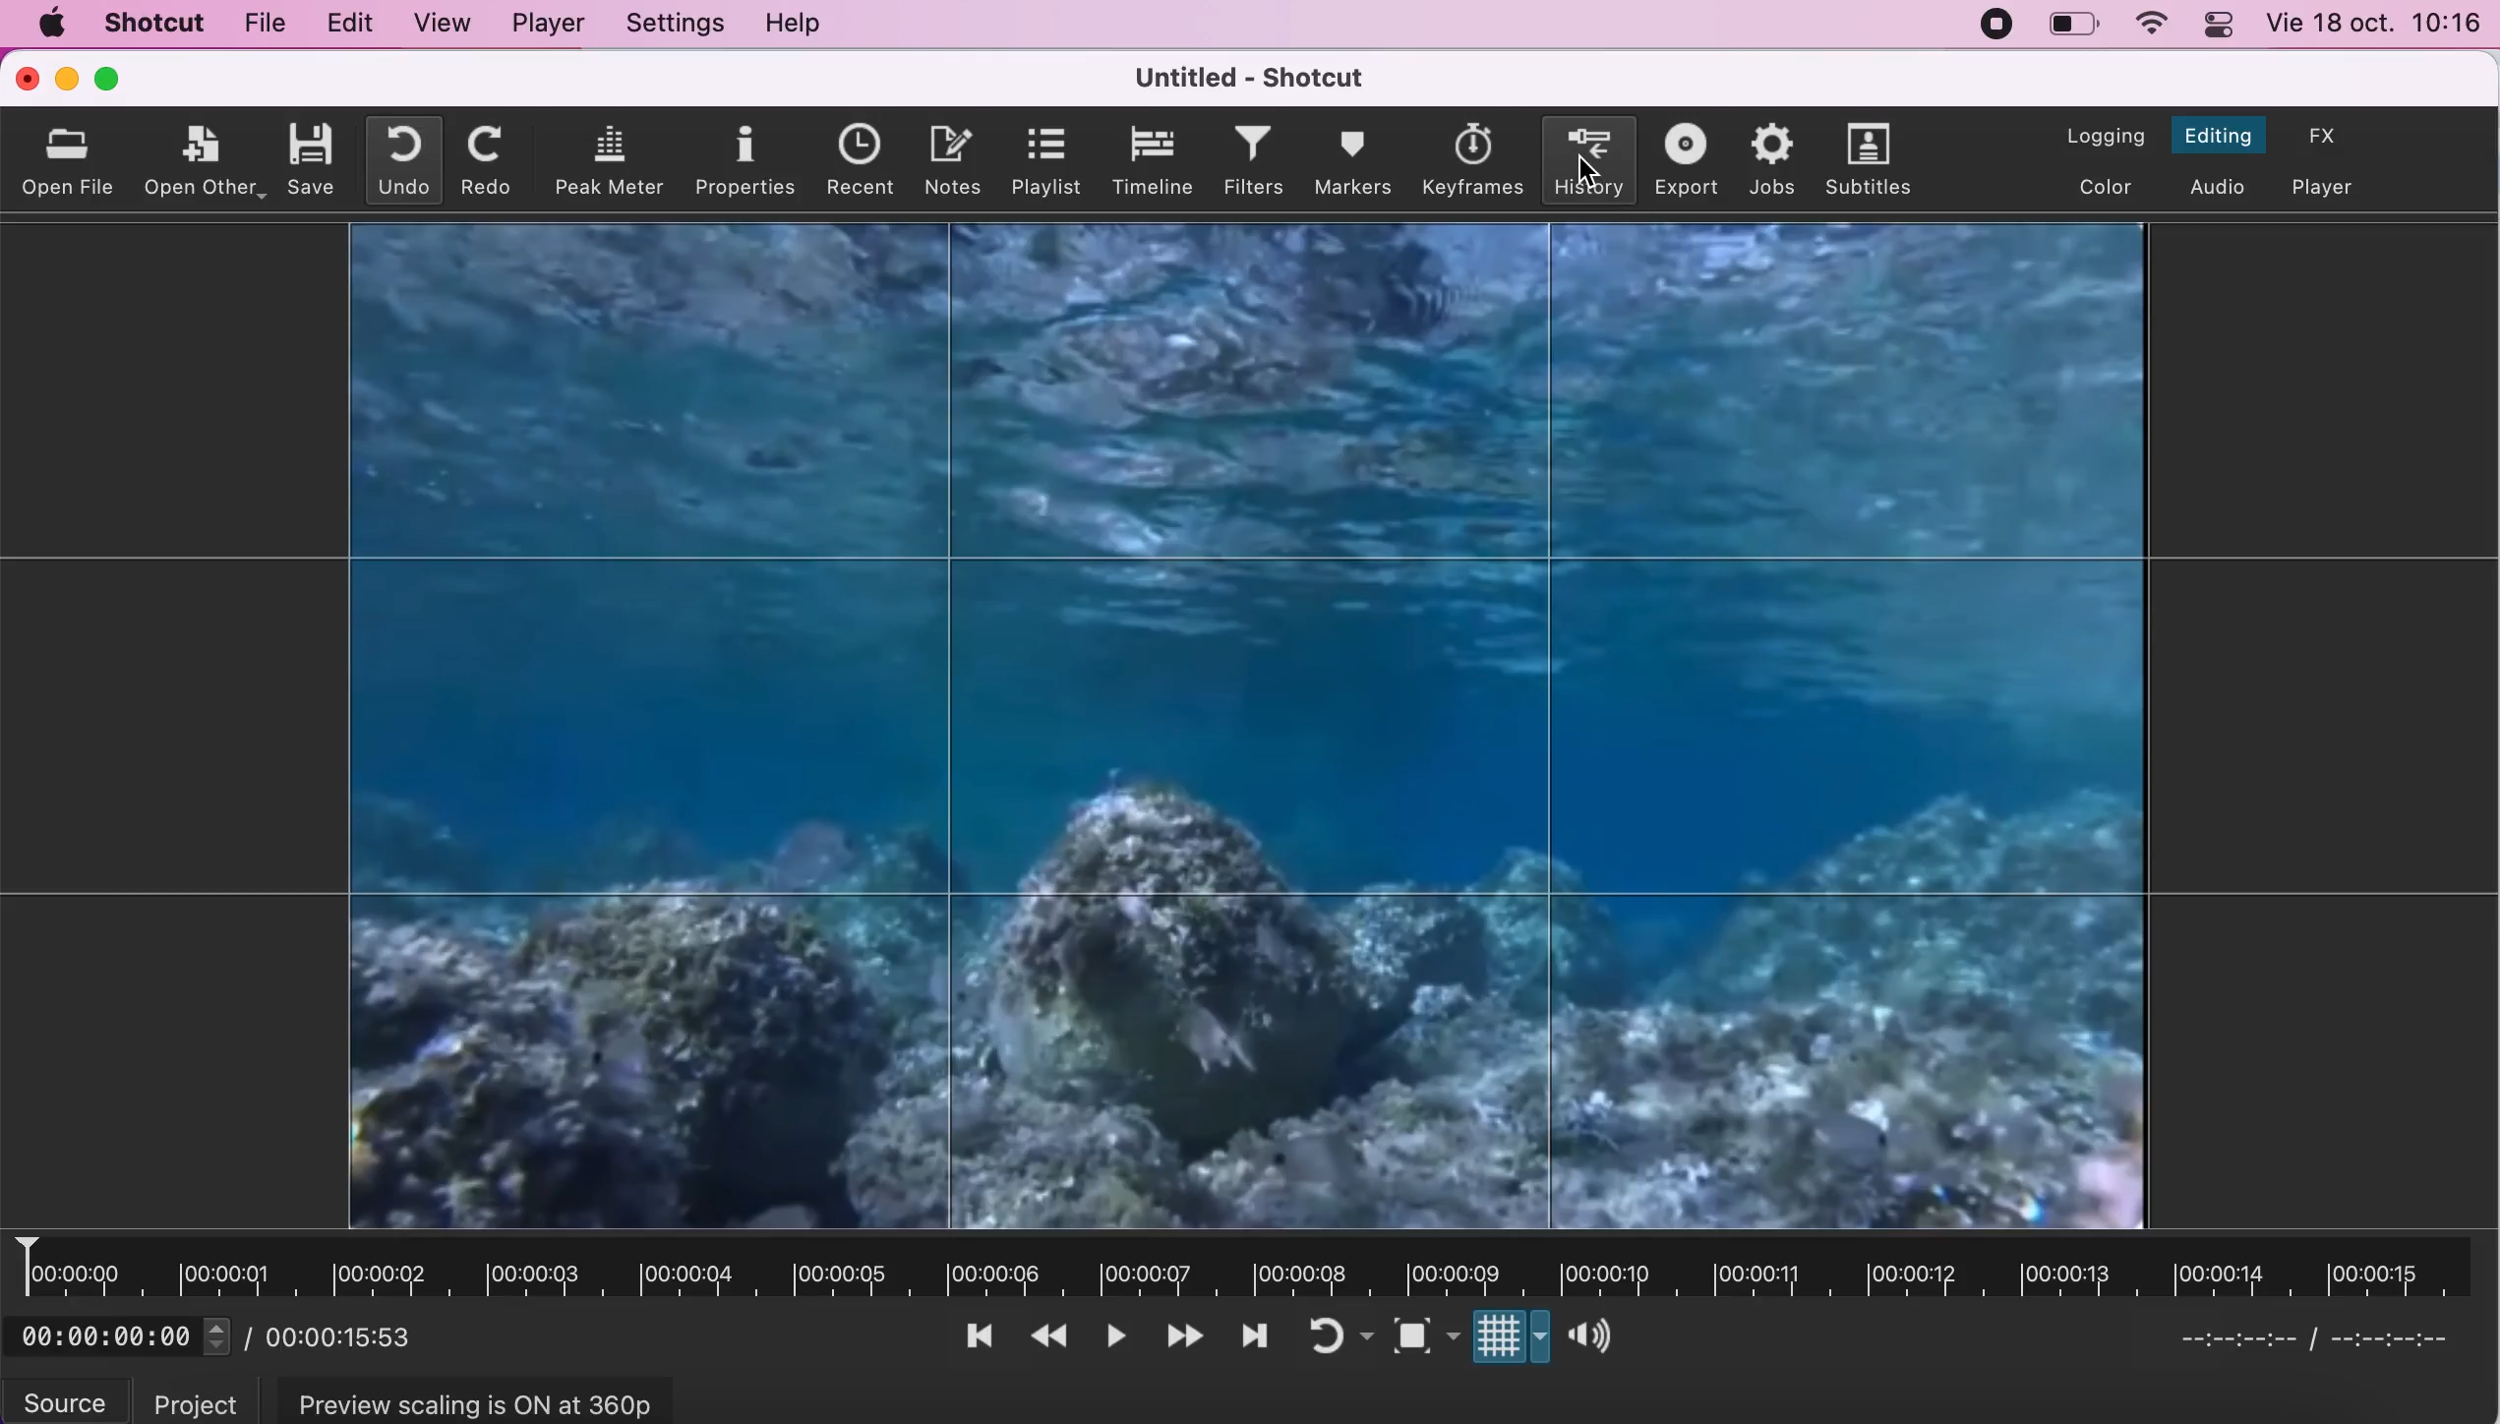 This screenshot has width=2500, height=1424. I want to click on filters, so click(1250, 159).